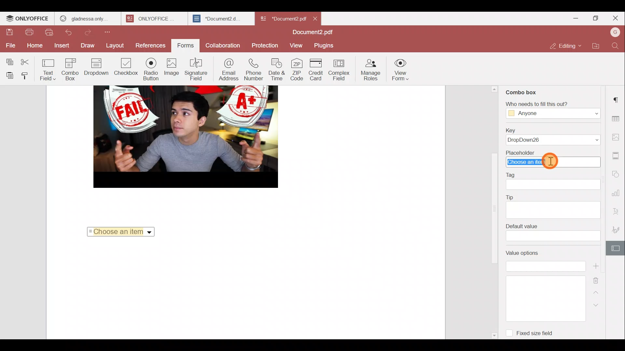  What do you see at coordinates (150, 19) in the screenshot?
I see `ONLYOFFICE` at bounding box center [150, 19].